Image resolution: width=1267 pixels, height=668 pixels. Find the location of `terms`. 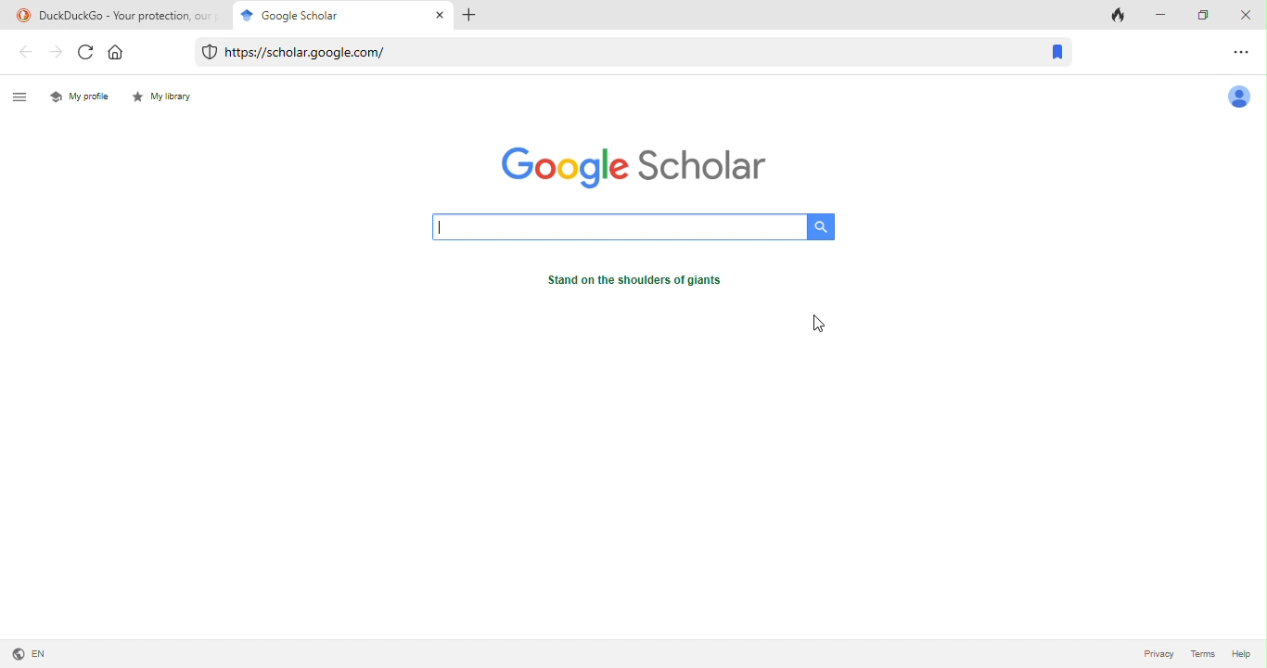

terms is located at coordinates (1202, 656).